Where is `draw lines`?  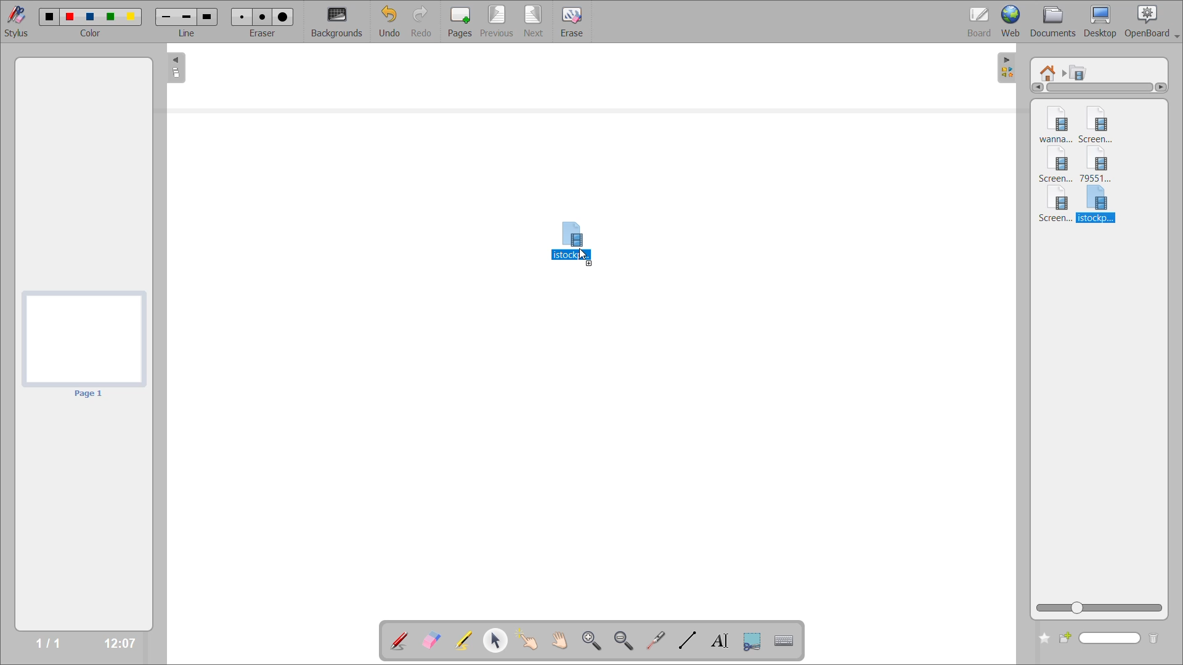 draw lines is located at coordinates (687, 642).